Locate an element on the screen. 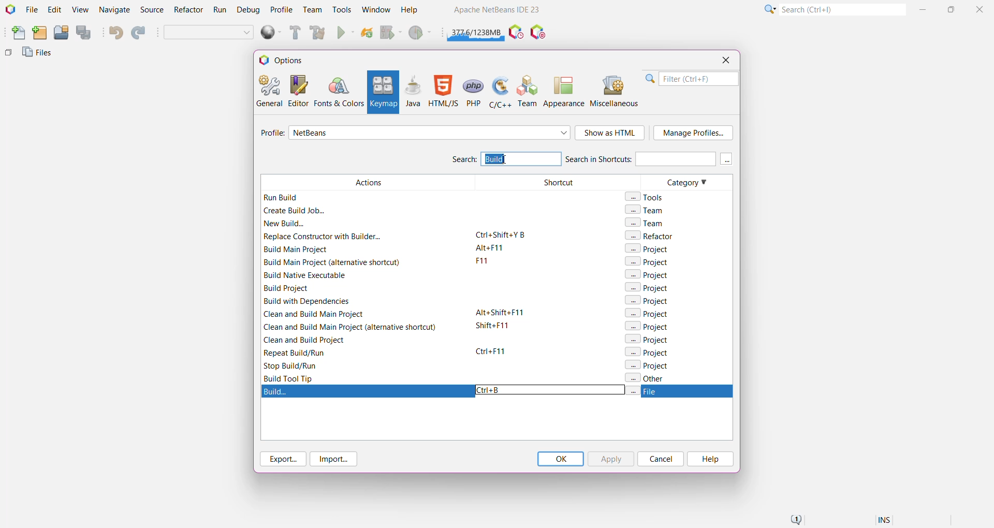 The height and width of the screenshot is (528, 994). Team is located at coordinates (312, 10).